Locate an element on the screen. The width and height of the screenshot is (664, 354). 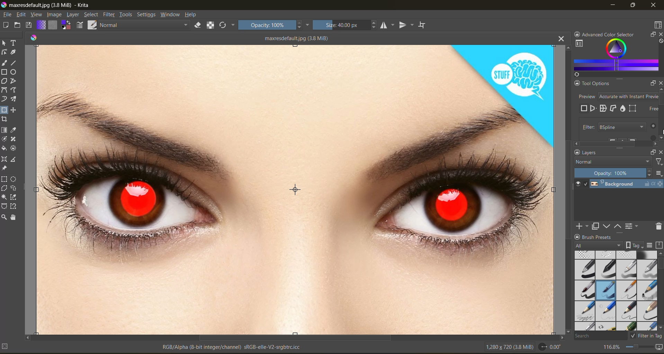
free is located at coordinates (583, 108).